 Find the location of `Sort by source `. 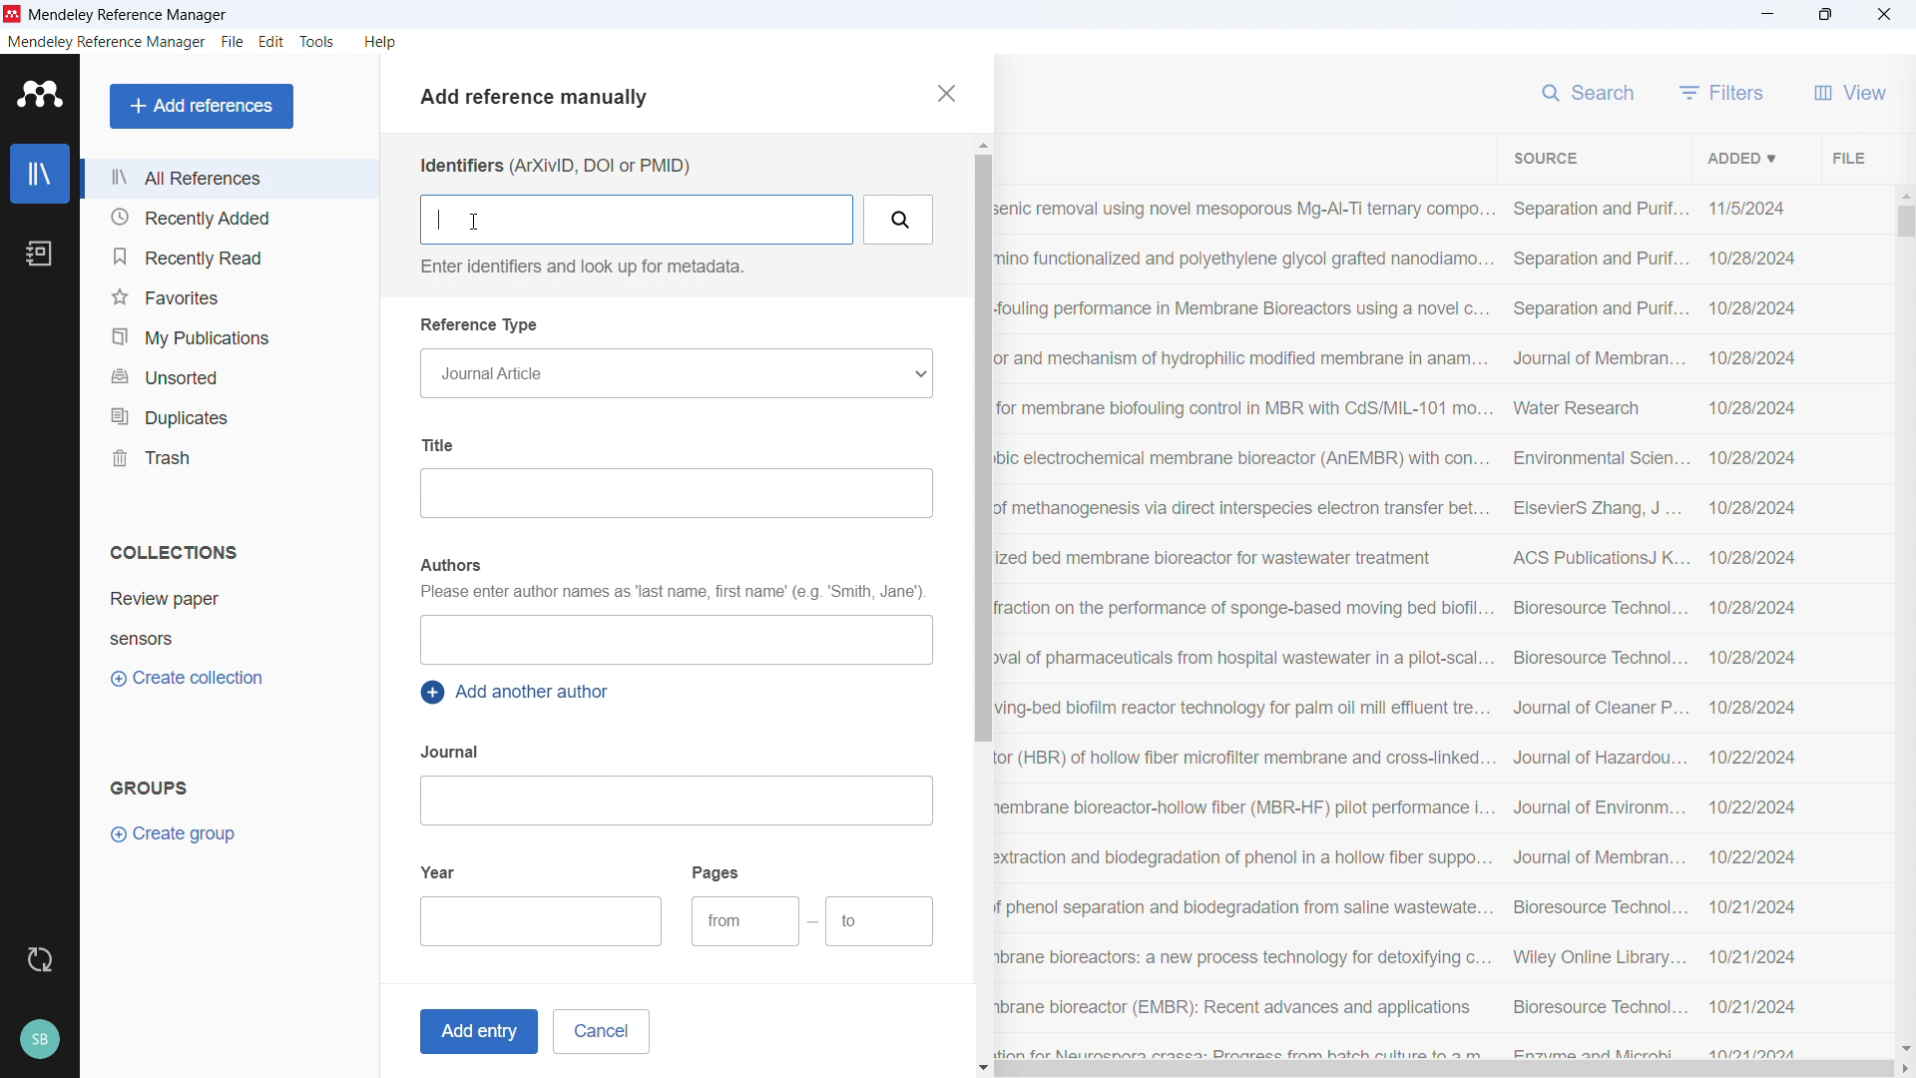

Sort by source  is located at coordinates (1545, 159).